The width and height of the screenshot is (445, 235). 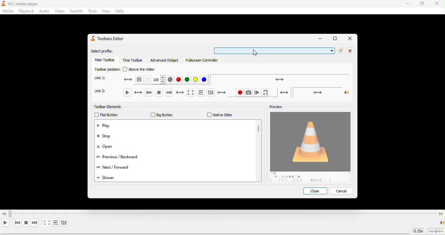 I want to click on previous/backward, so click(x=120, y=158).